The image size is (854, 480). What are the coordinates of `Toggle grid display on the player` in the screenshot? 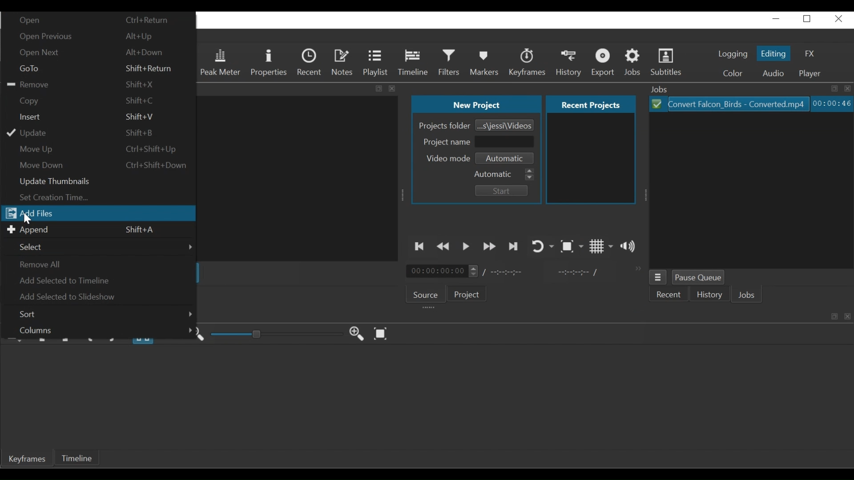 It's located at (601, 246).